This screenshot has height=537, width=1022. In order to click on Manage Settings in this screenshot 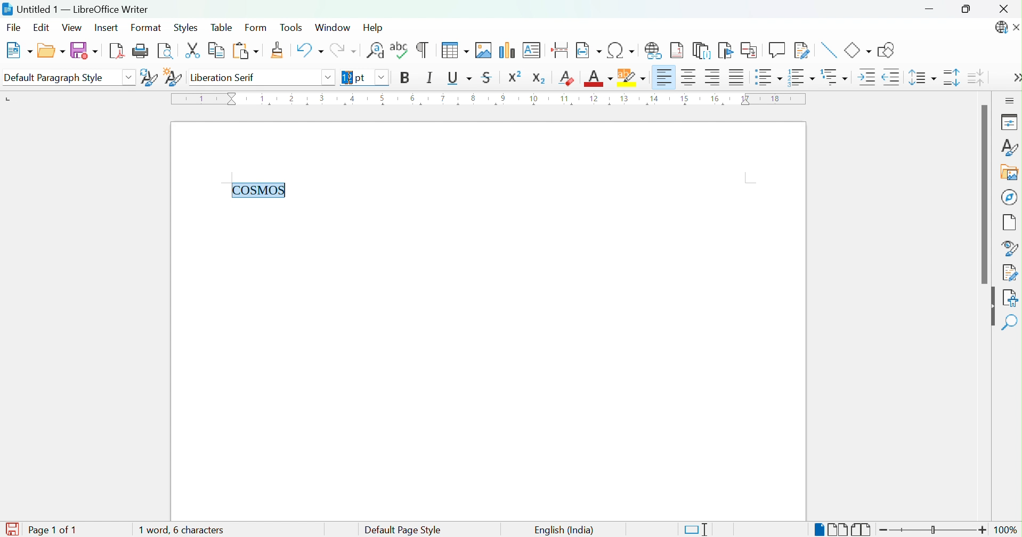, I will do `click(1010, 272)`.